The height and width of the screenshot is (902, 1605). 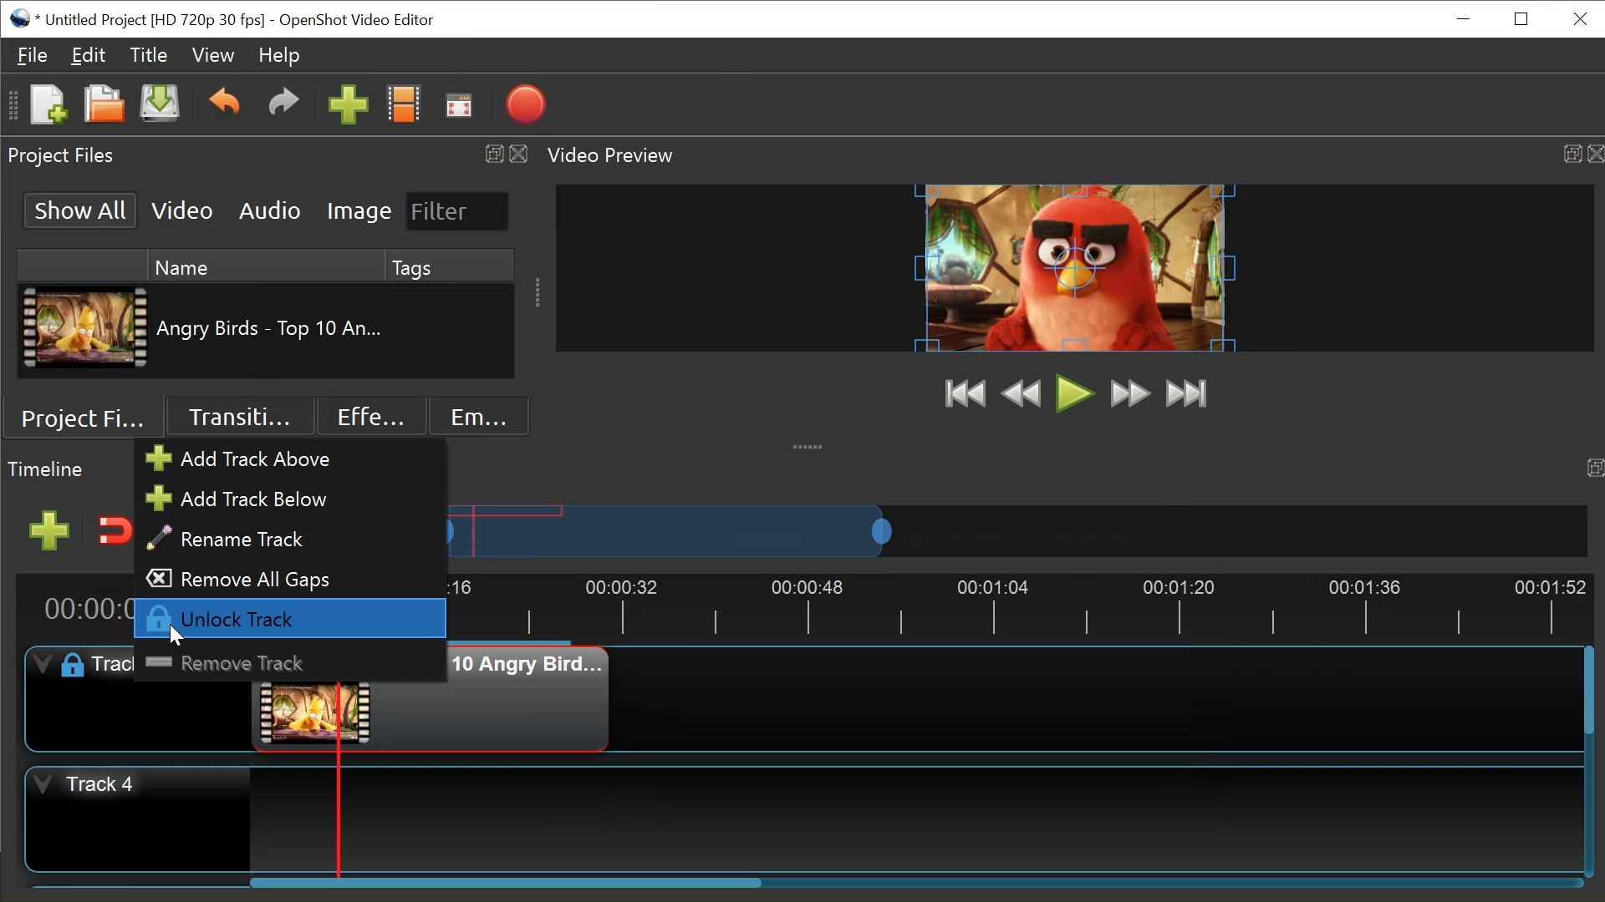 What do you see at coordinates (966, 393) in the screenshot?
I see `Jump to Start` at bounding box center [966, 393].